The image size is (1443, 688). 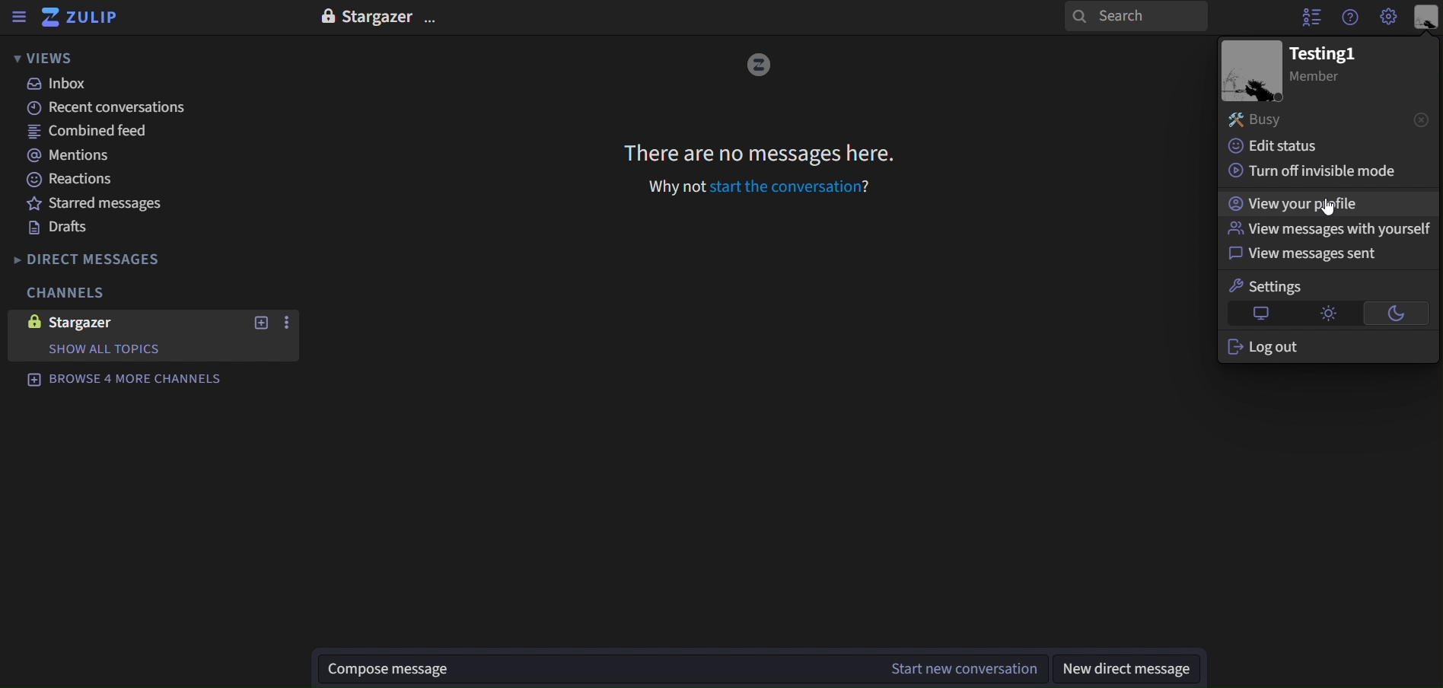 I want to click on settings, so click(x=1284, y=285).